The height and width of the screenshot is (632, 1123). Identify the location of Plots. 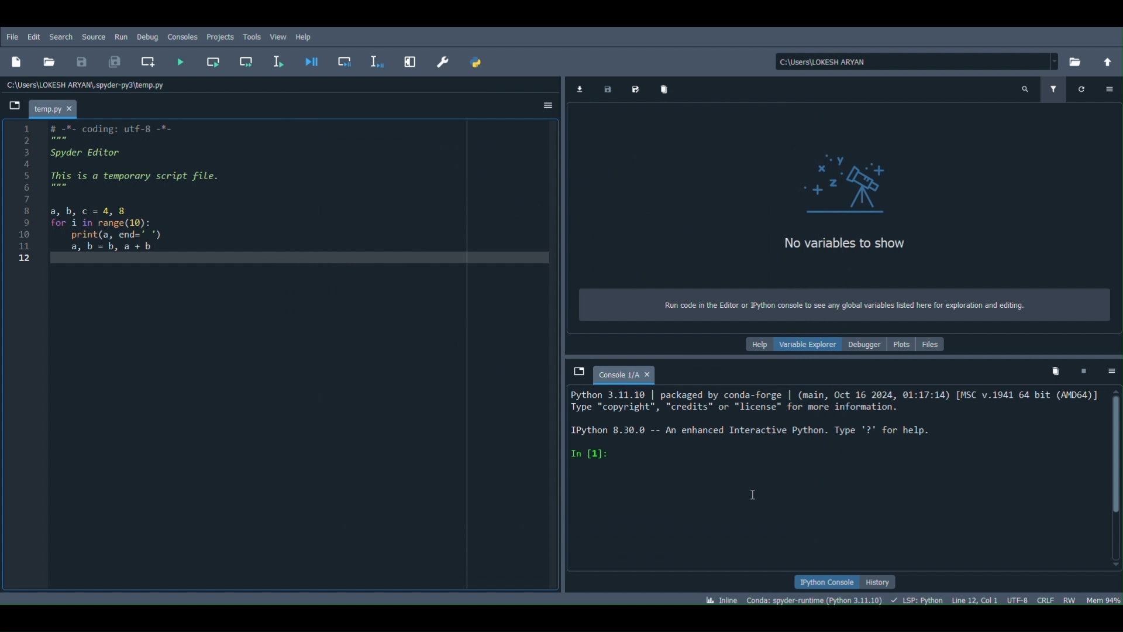
(901, 345).